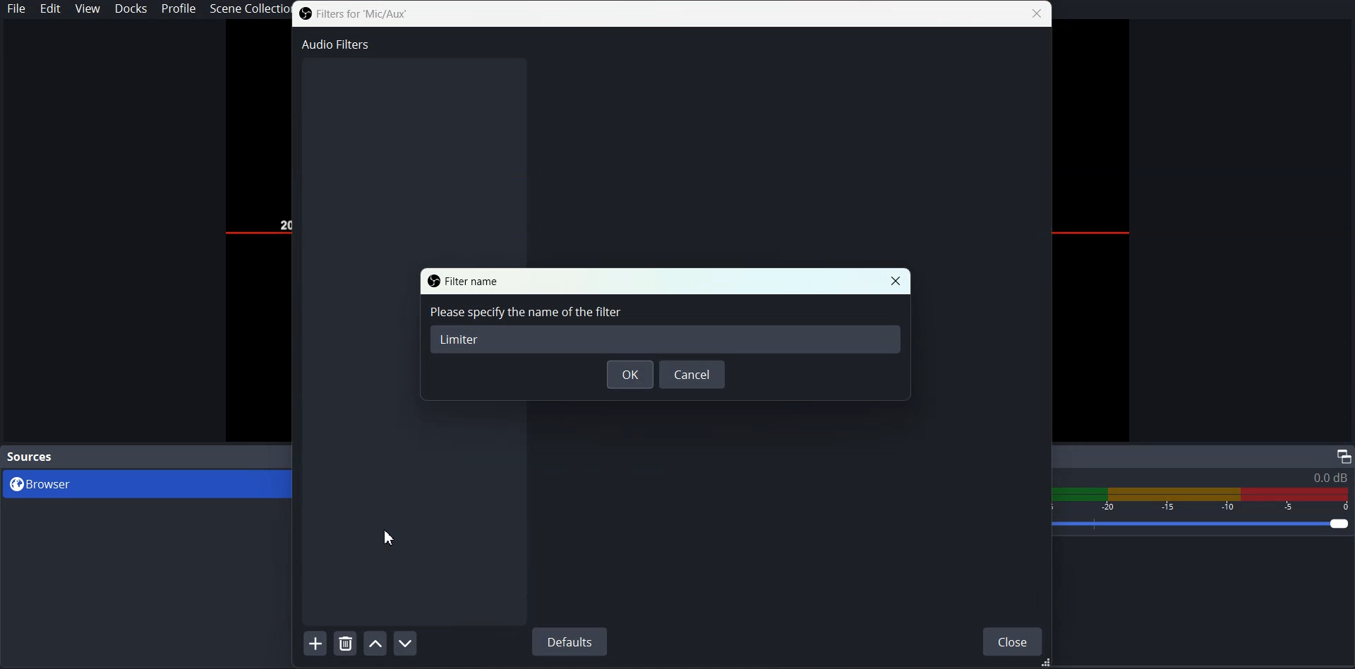 The image size is (1355, 669). I want to click on Source , so click(32, 456).